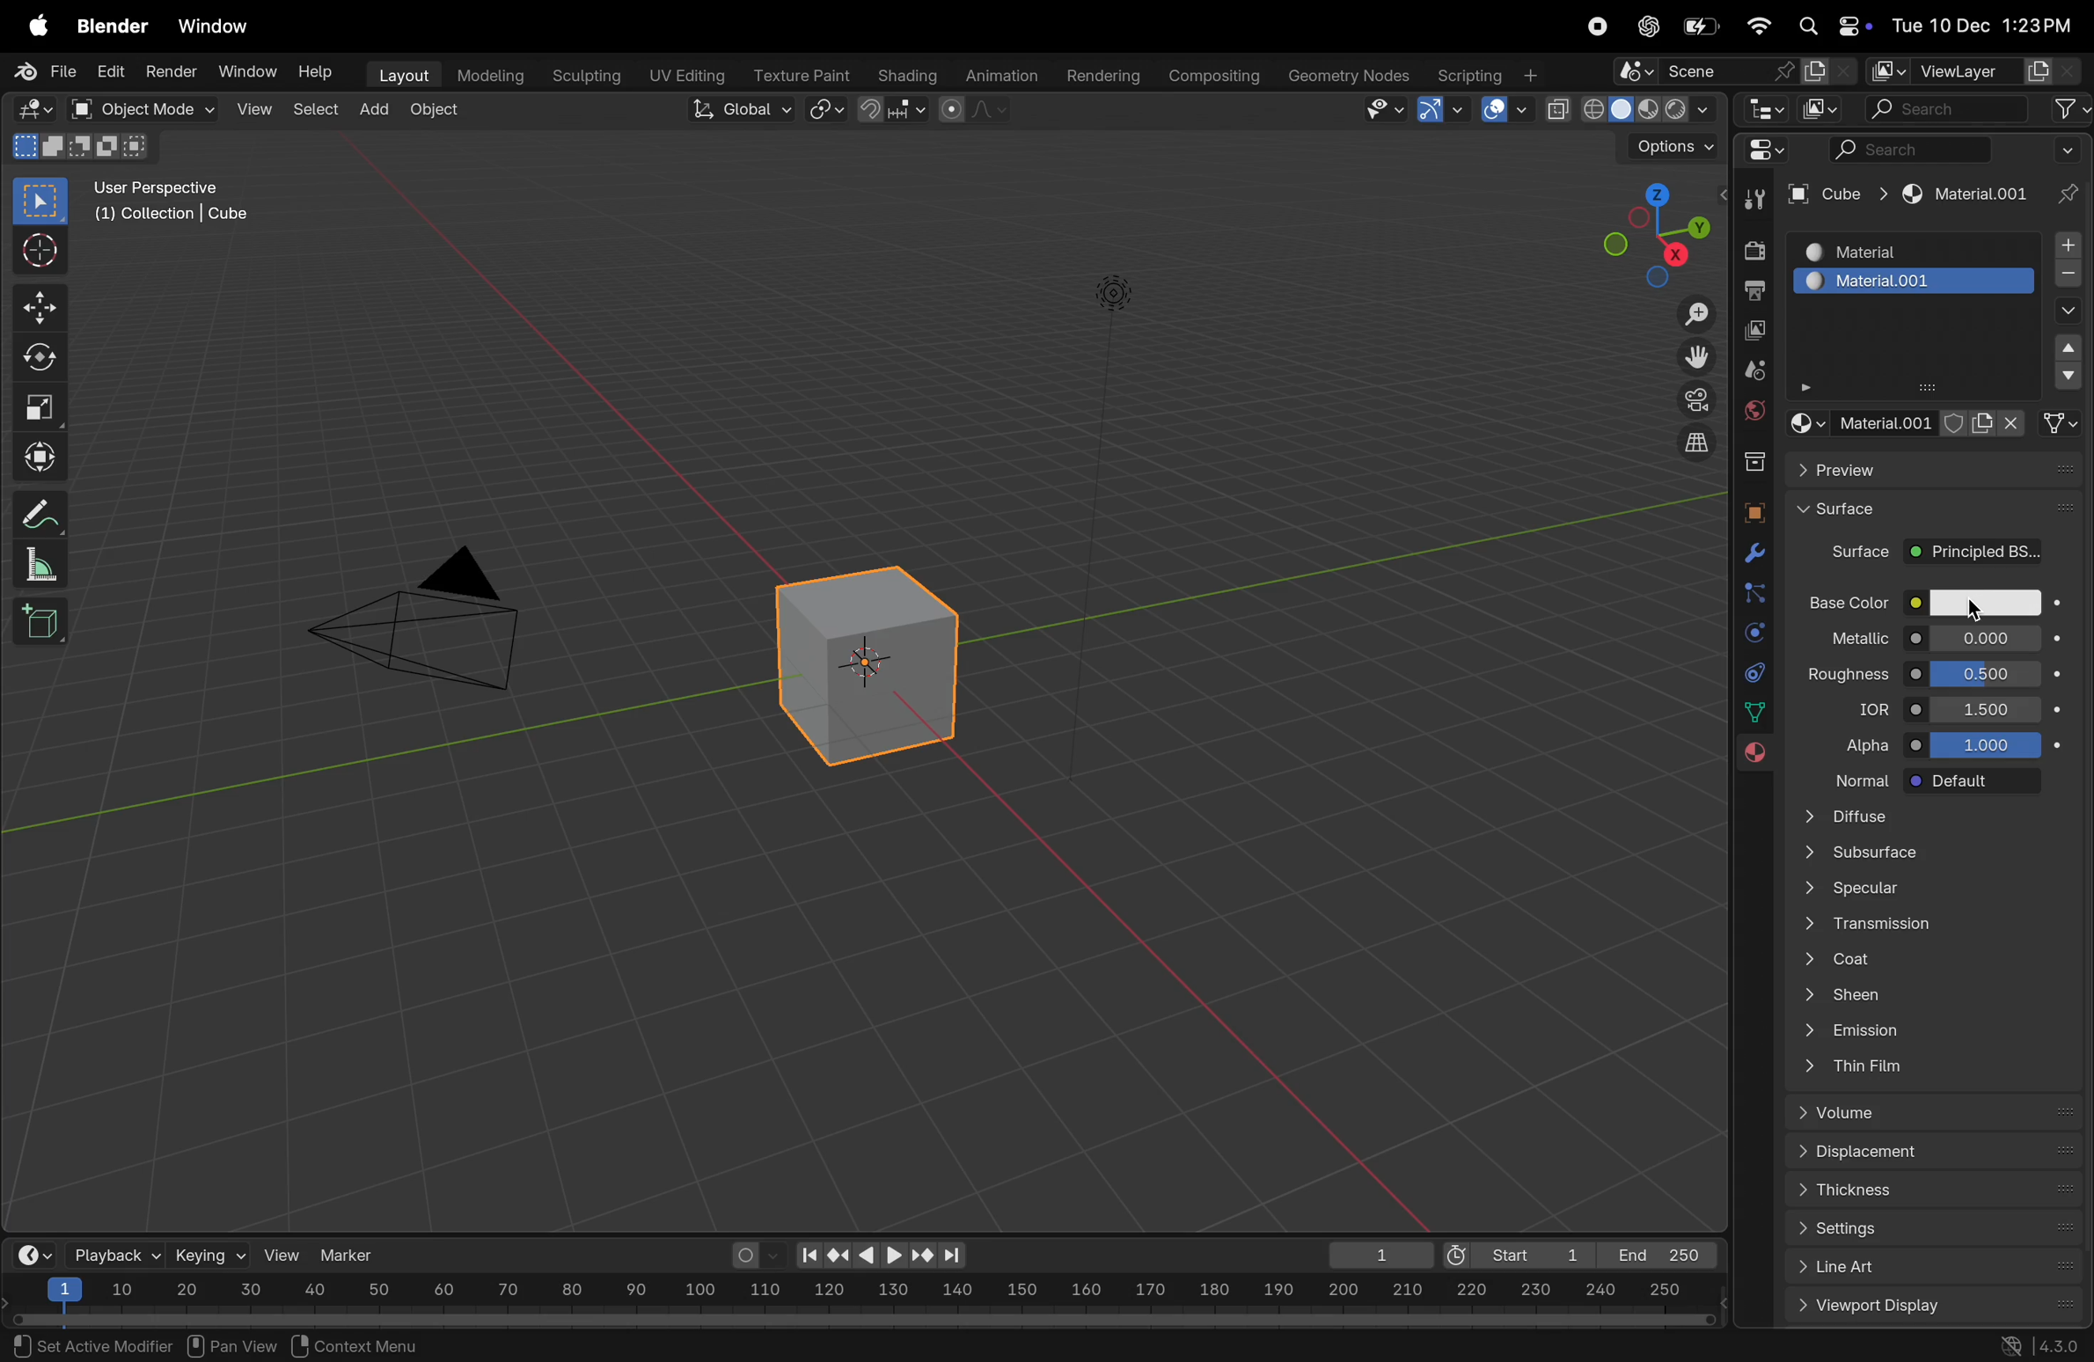 Image resolution: width=2094 pixels, height=1362 pixels. I want to click on texture paint, so click(799, 70).